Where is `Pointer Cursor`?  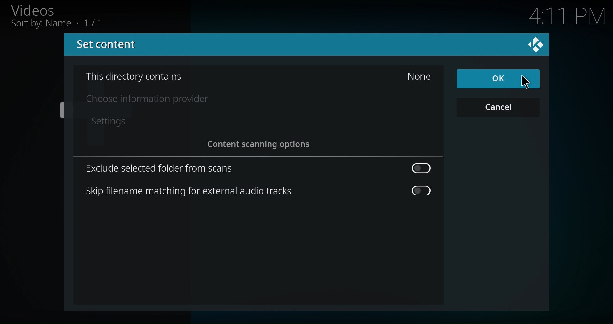 Pointer Cursor is located at coordinates (527, 81).